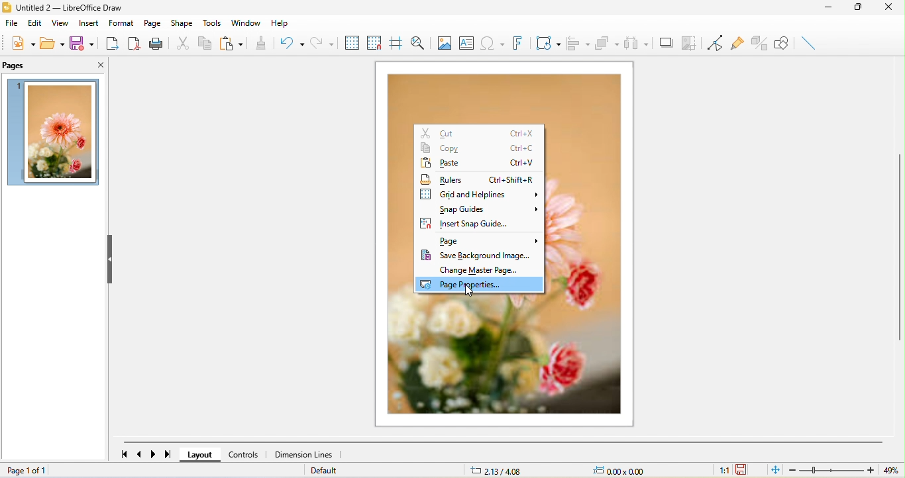 The width and height of the screenshot is (905, 478). I want to click on clone formatting, so click(260, 42).